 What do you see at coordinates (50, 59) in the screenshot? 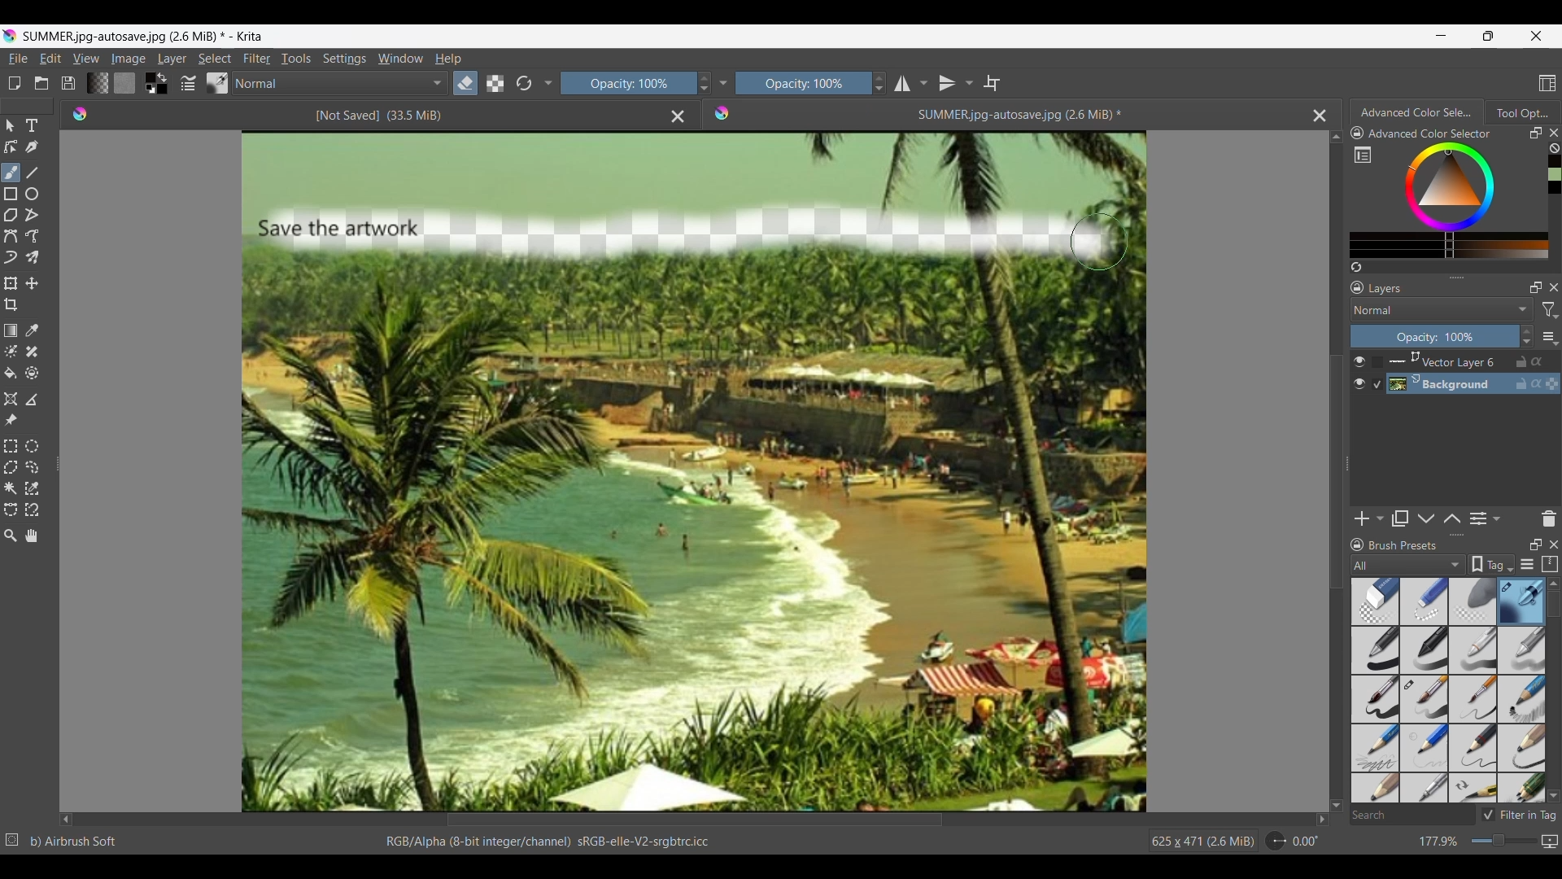
I see `Edit` at bounding box center [50, 59].